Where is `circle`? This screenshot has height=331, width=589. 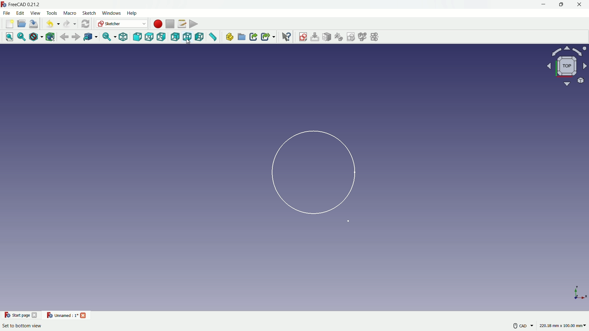
circle is located at coordinates (311, 173).